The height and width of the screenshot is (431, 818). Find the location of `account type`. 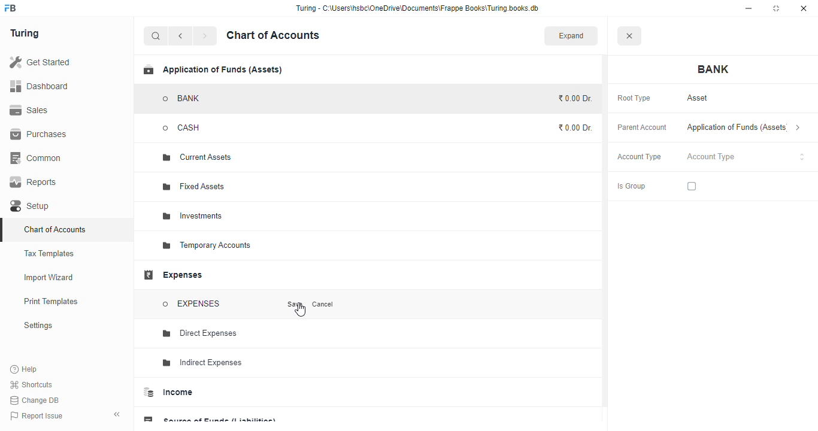

account type is located at coordinates (640, 157).